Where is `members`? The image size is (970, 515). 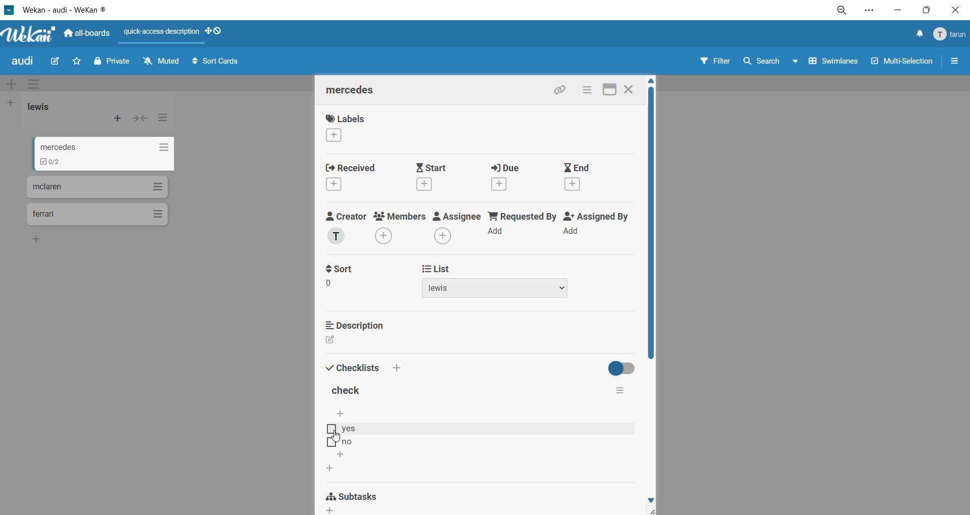
members is located at coordinates (399, 229).